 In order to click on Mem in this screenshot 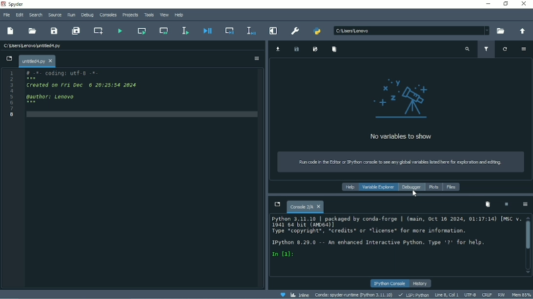, I will do `click(521, 294)`.